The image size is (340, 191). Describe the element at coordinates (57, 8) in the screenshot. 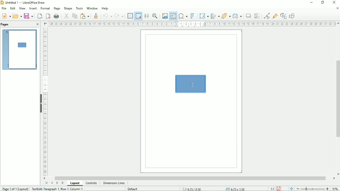

I see `Page` at that location.